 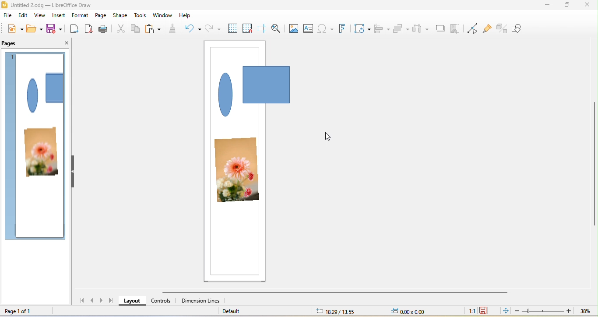 I want to click on Untitled 2.odg - LibreOffice Draw, so click(x=52, y=5).